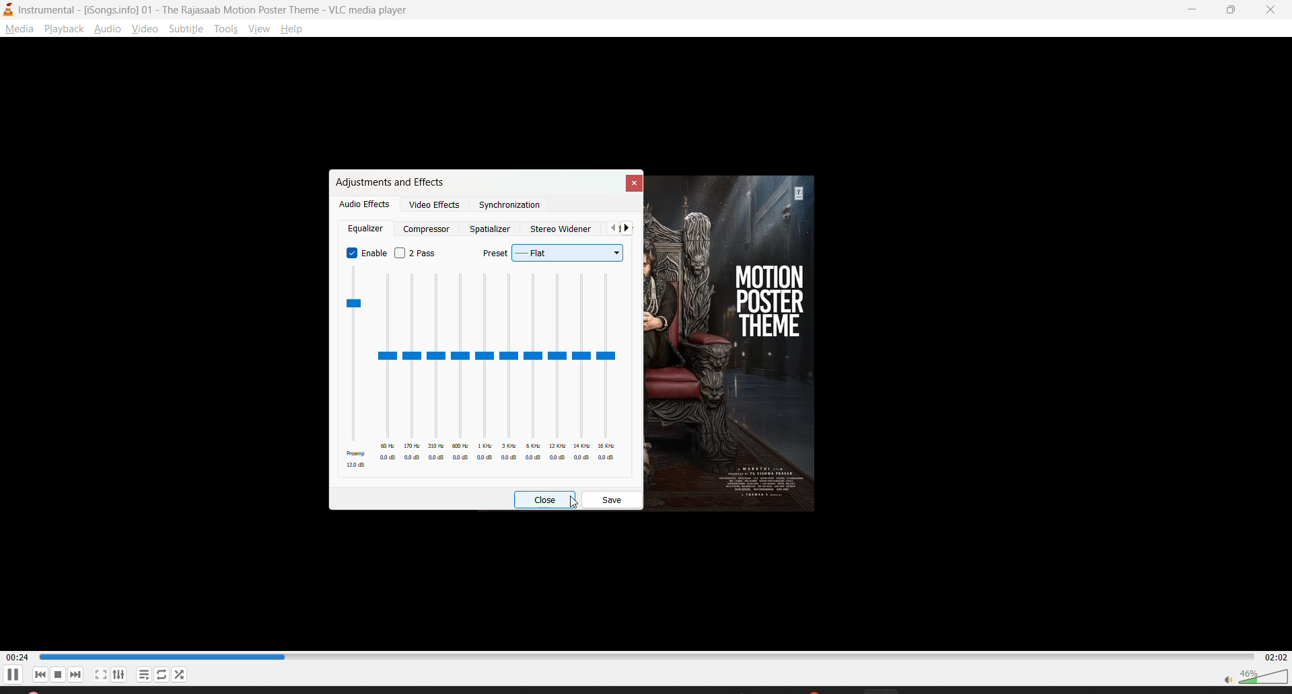 This screenshot has width=1292, height=694. Describe the element at coordinates (509, 206) in the screenshot. I see `synchronization` at that location.